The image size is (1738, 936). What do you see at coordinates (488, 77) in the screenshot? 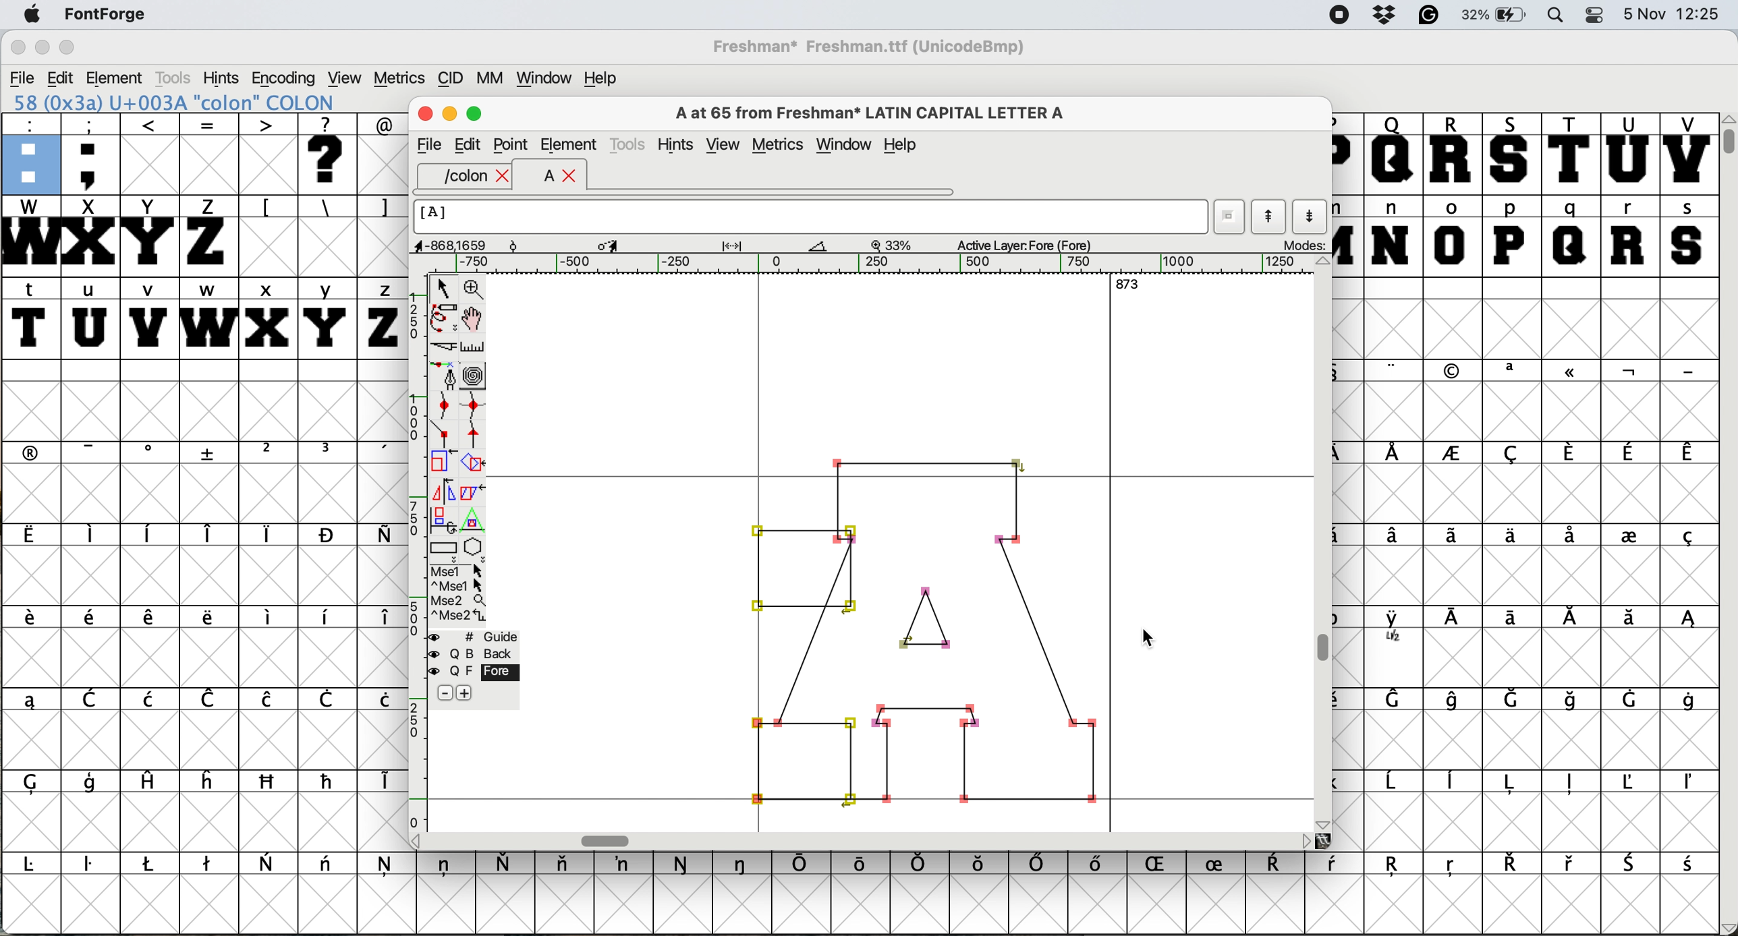
I see `mm` at bounding box center [488, 77].